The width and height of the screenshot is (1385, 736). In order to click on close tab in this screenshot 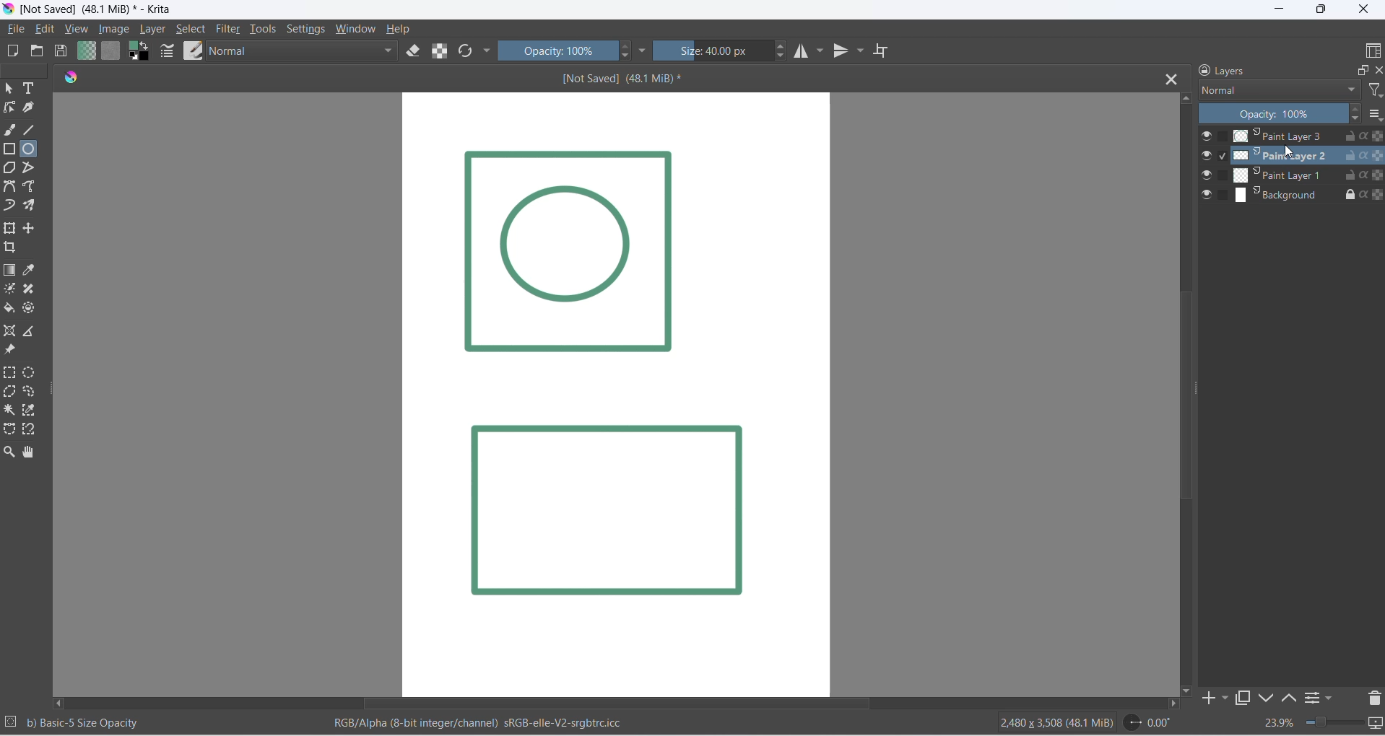, I will do `click(1168, 76)`.